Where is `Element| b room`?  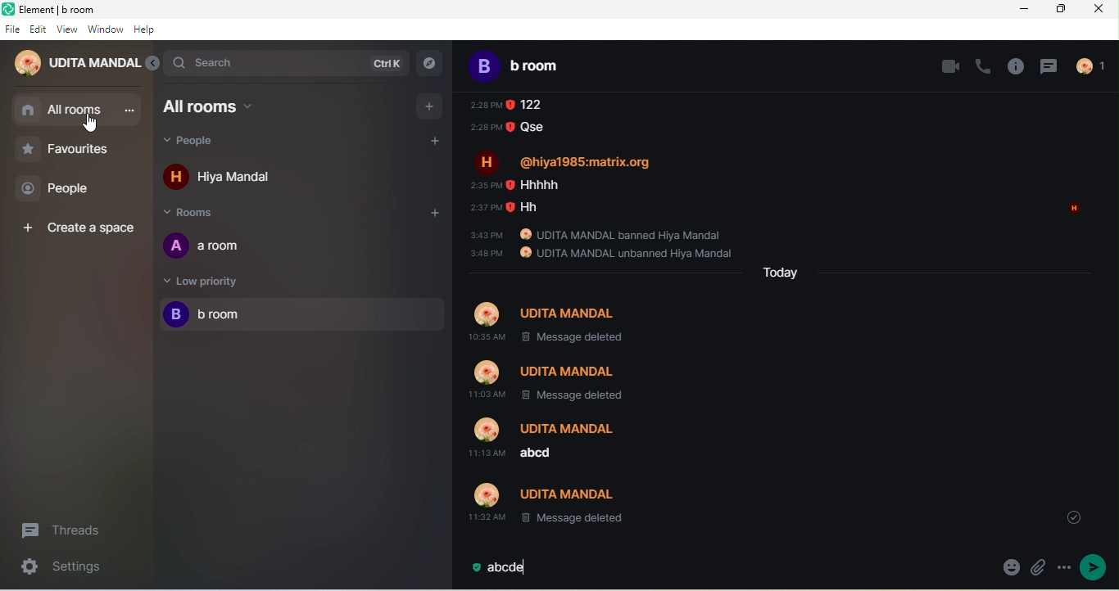 Element| b room is located at coordinates (76, 9).